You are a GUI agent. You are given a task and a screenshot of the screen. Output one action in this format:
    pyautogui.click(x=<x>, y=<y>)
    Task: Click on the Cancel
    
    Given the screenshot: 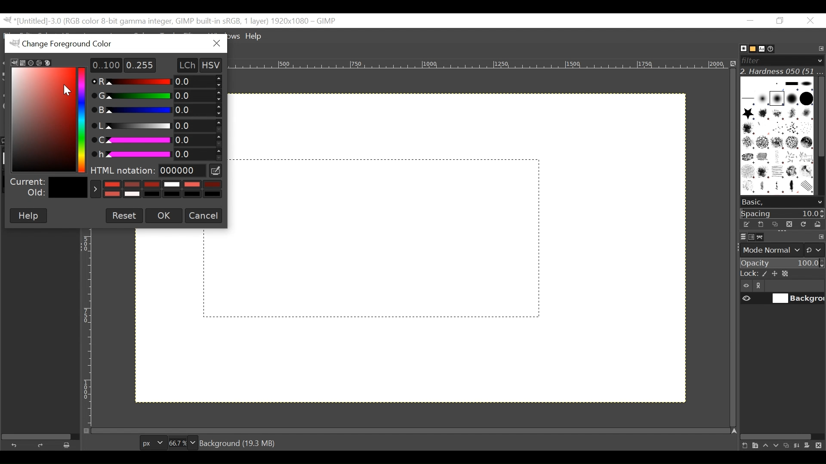 What is the action you would take?
    pyautogui.click(x=203, y=215)
    